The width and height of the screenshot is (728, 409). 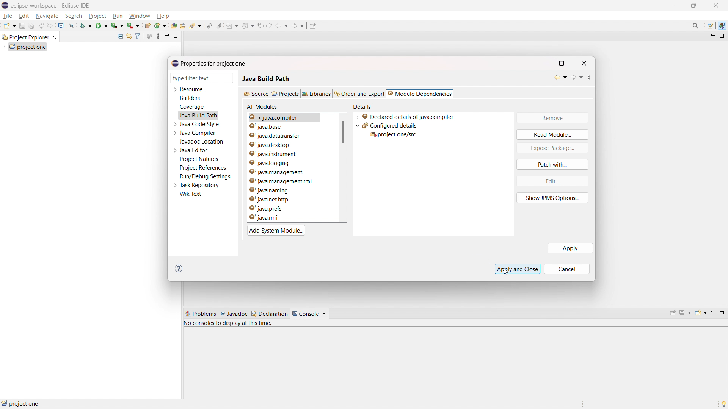 I want to click on order and export, so click(x=360, y=94).